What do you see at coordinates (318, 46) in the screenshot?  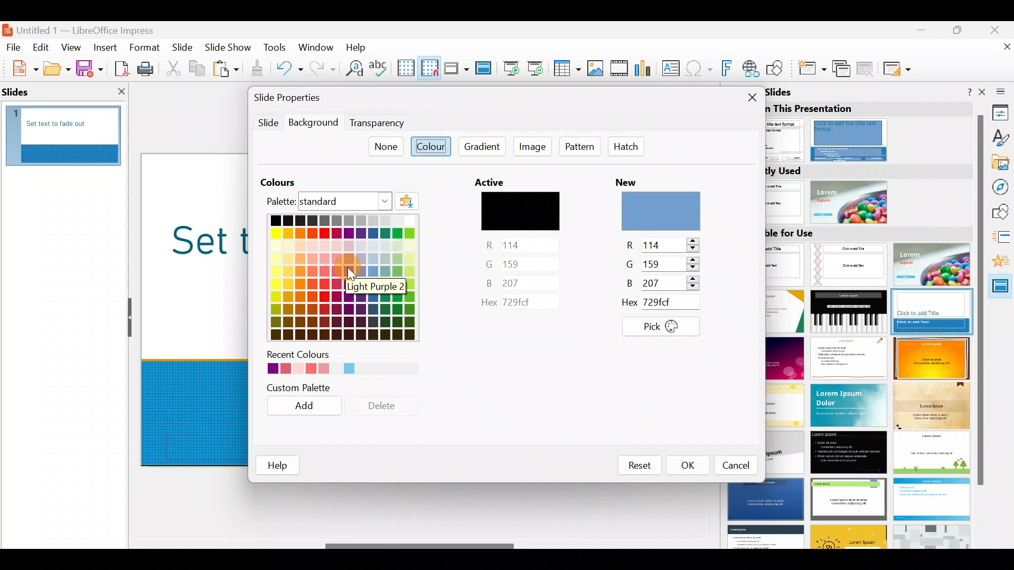 I see `Window` at bounding box center [318, 46].